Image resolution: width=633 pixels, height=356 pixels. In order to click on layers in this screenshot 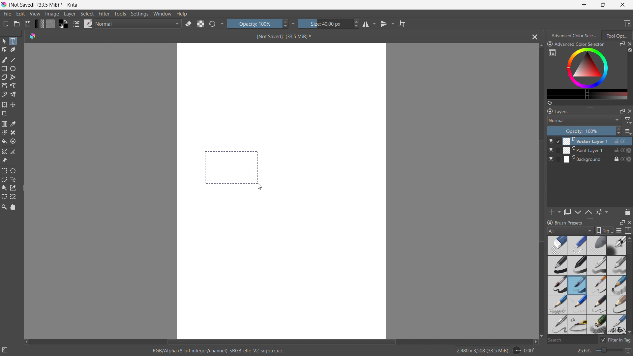, I will do `click(558, 111)`.